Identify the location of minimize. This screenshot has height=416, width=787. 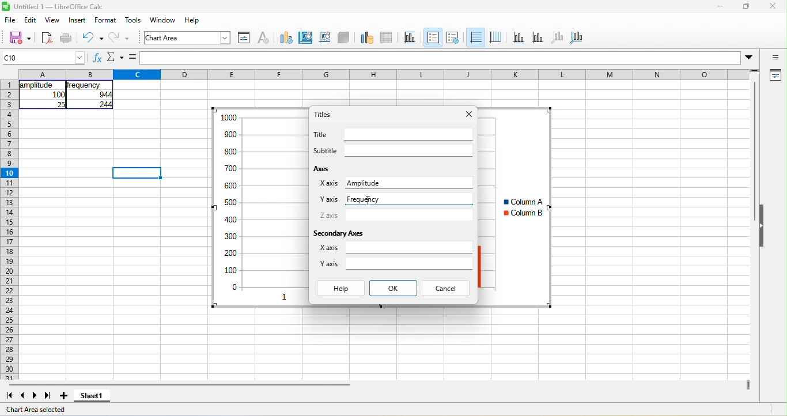
(720, 6).